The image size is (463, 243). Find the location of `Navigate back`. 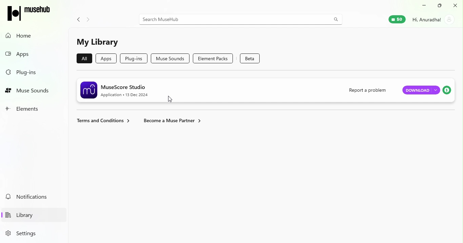

Navigate back is located at coordinates (77, 18).